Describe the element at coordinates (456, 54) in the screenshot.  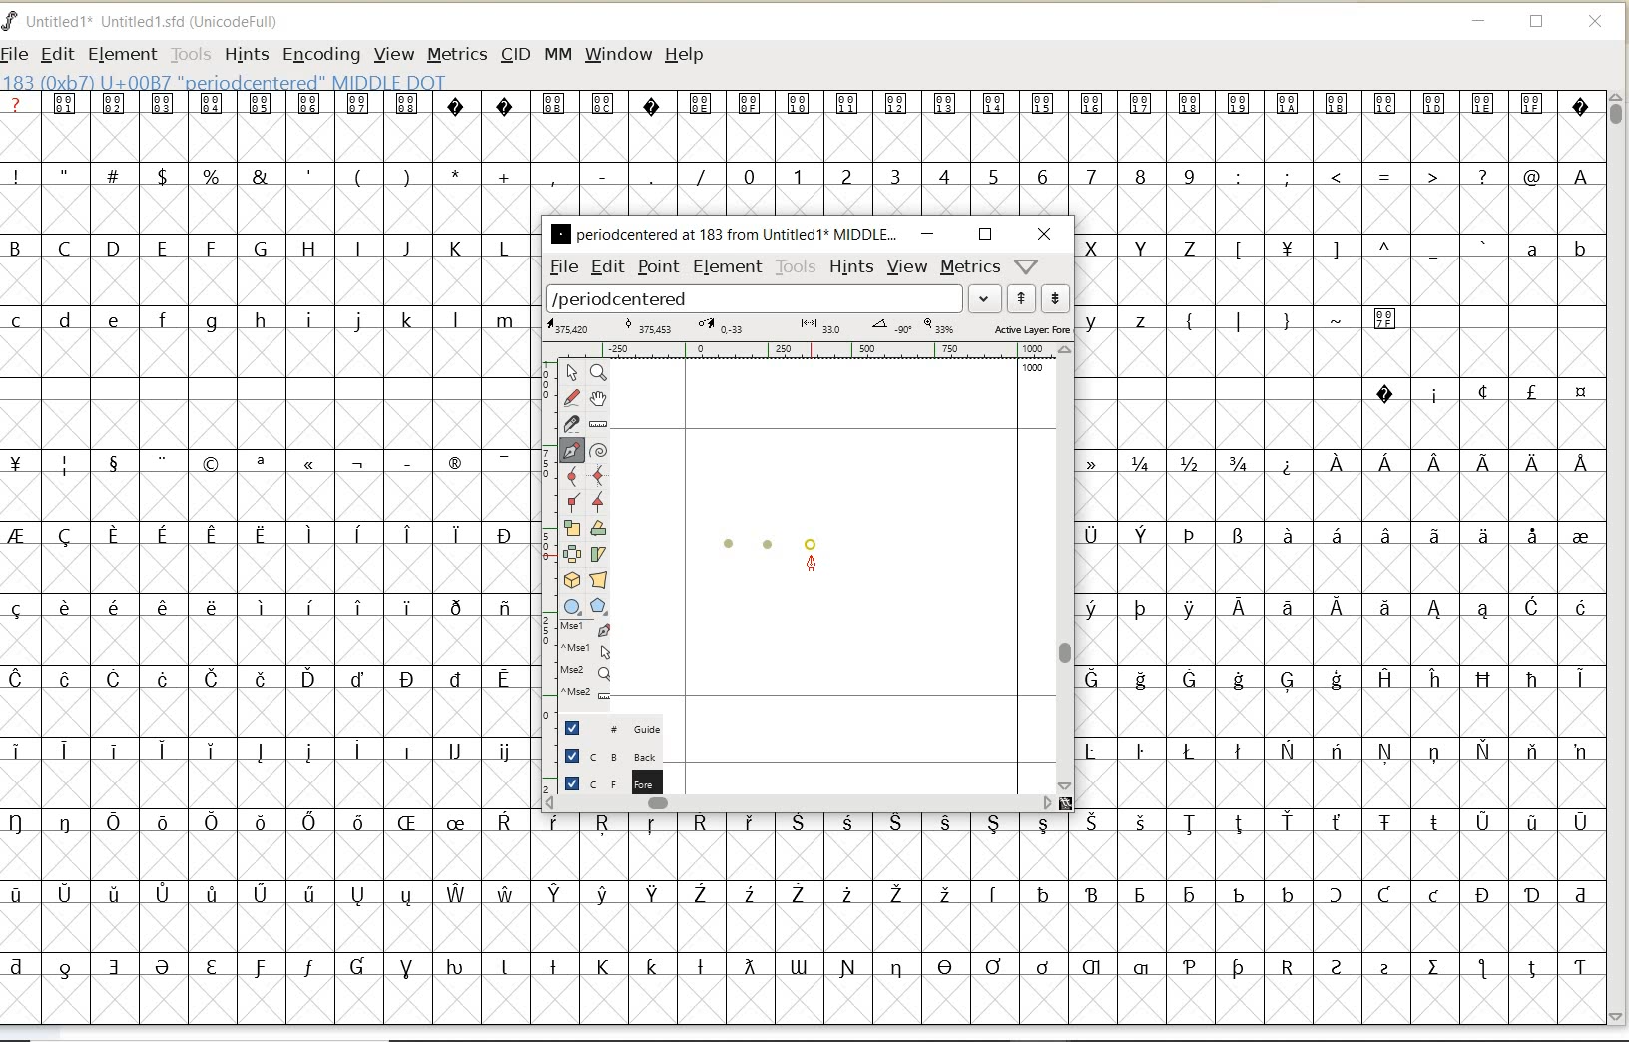
I see `METRICS` at that location.